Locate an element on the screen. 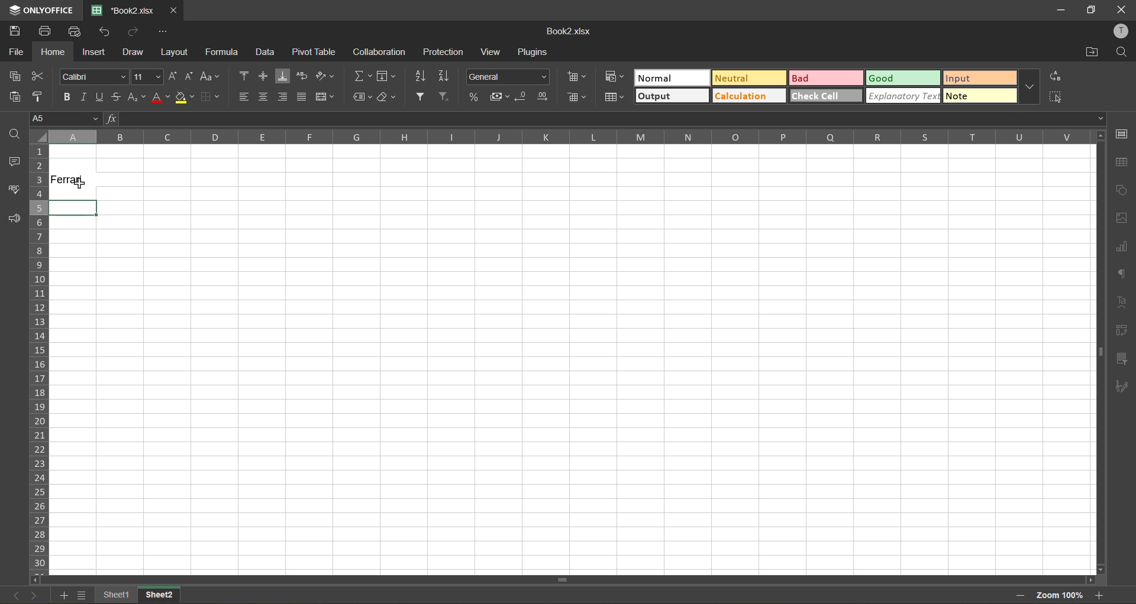  explanatory text is located at coordinates (903, 97).